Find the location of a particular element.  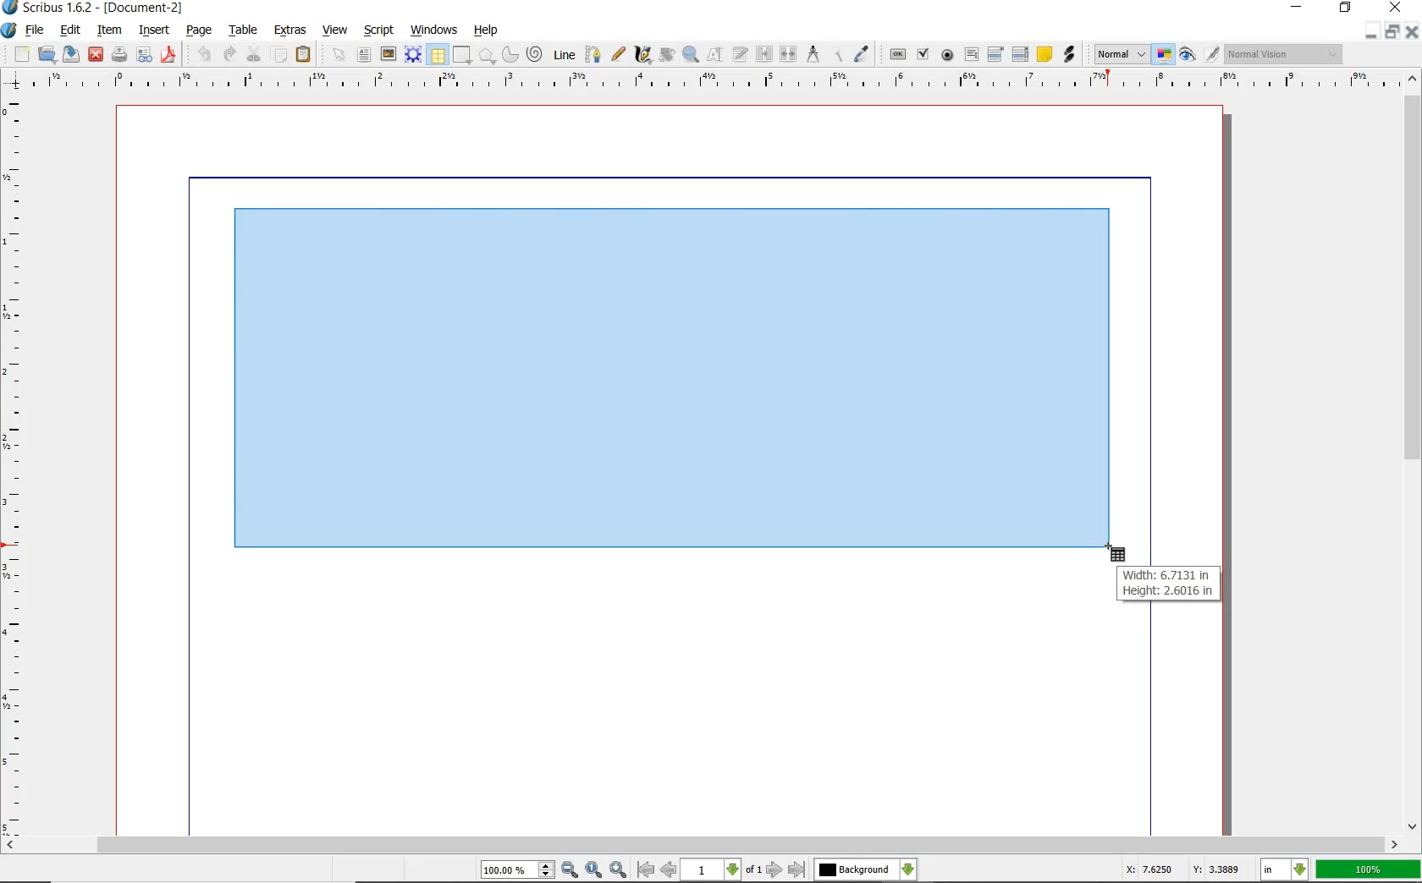

Width: 6.7131 in Height: 2.6016 in is located at coordinates (1170, 583).